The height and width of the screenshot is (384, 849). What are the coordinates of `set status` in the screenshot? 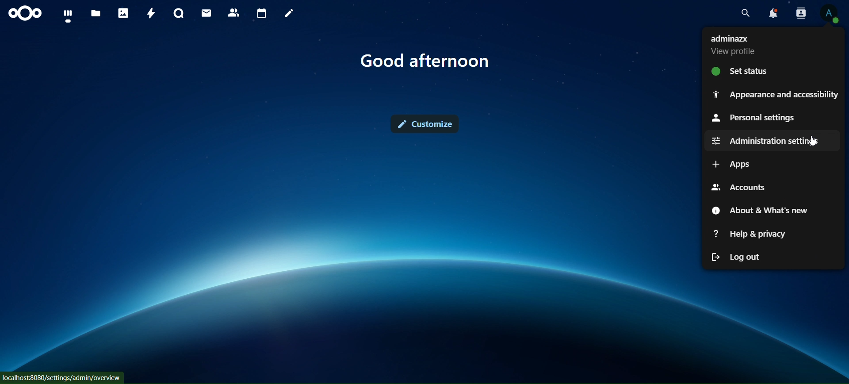 It's located at (743, 71).